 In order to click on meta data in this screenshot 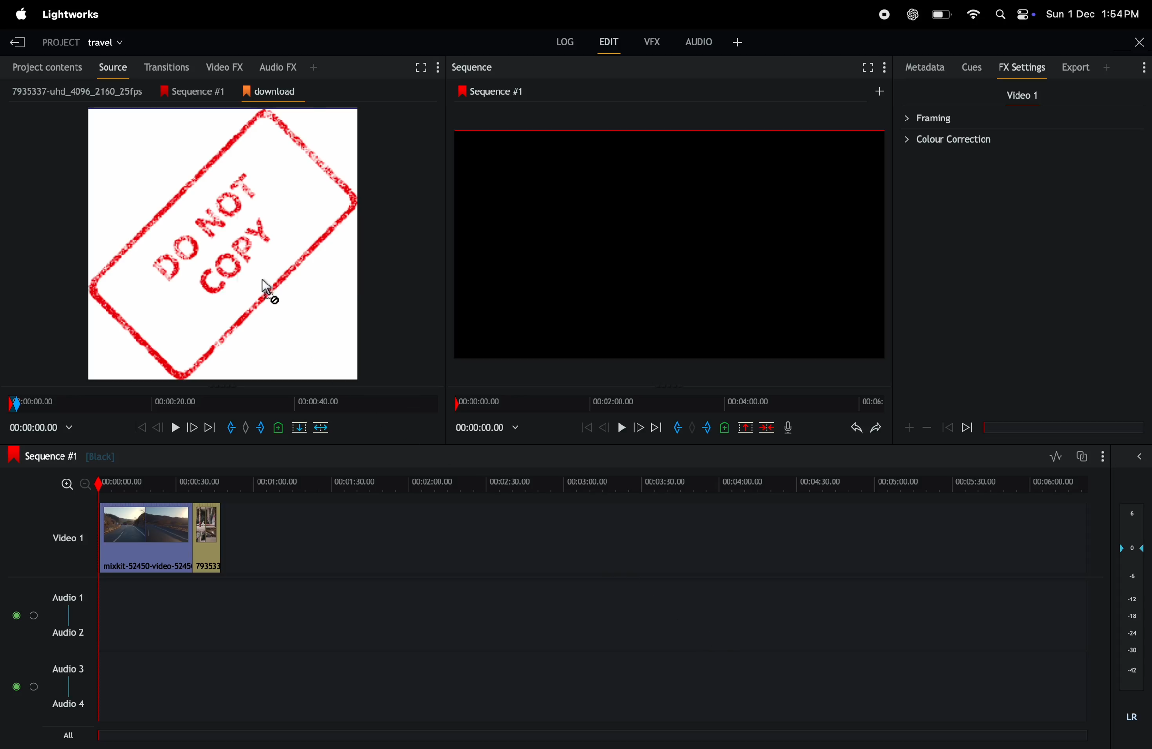, I will do `click(925, 67)`.